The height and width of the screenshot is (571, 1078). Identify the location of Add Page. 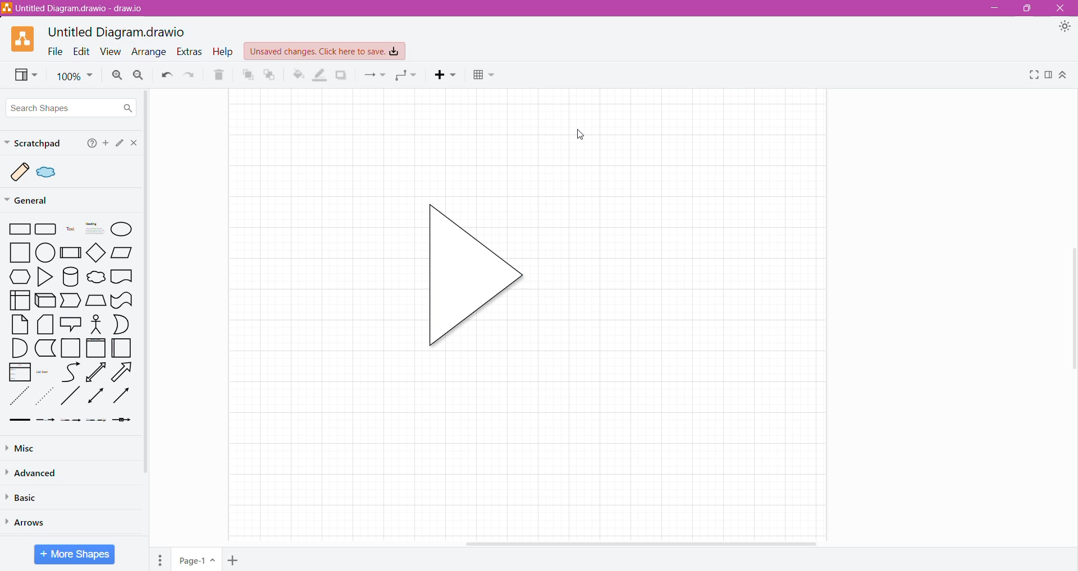
(234, 559).